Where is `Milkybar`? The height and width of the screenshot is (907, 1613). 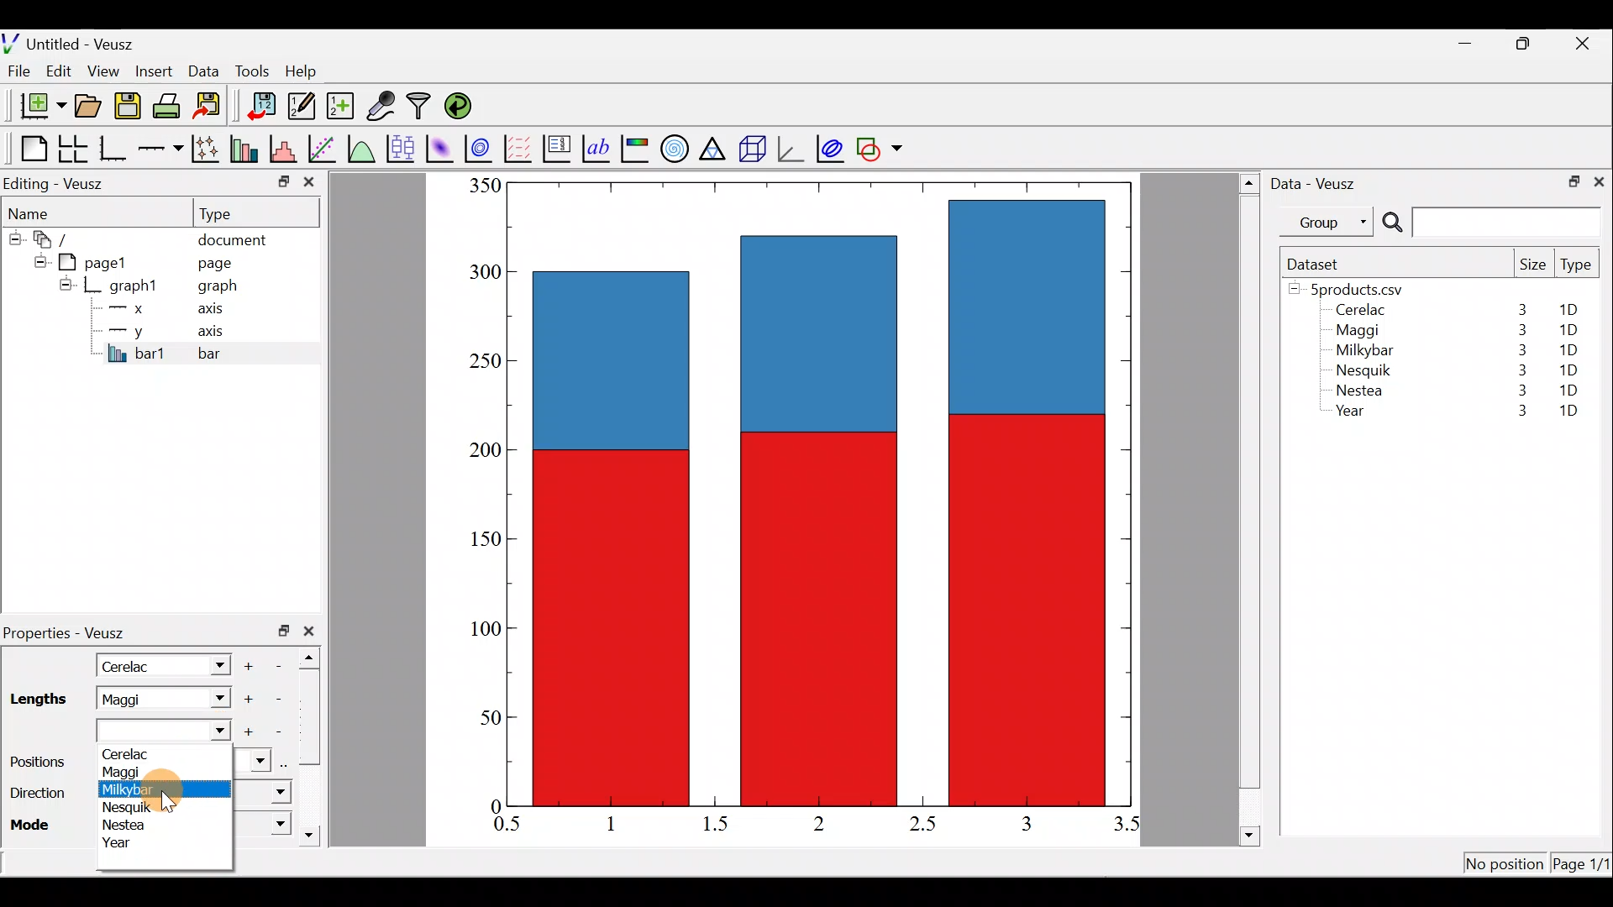
Milkybar is located at coordinates (1360, 352).